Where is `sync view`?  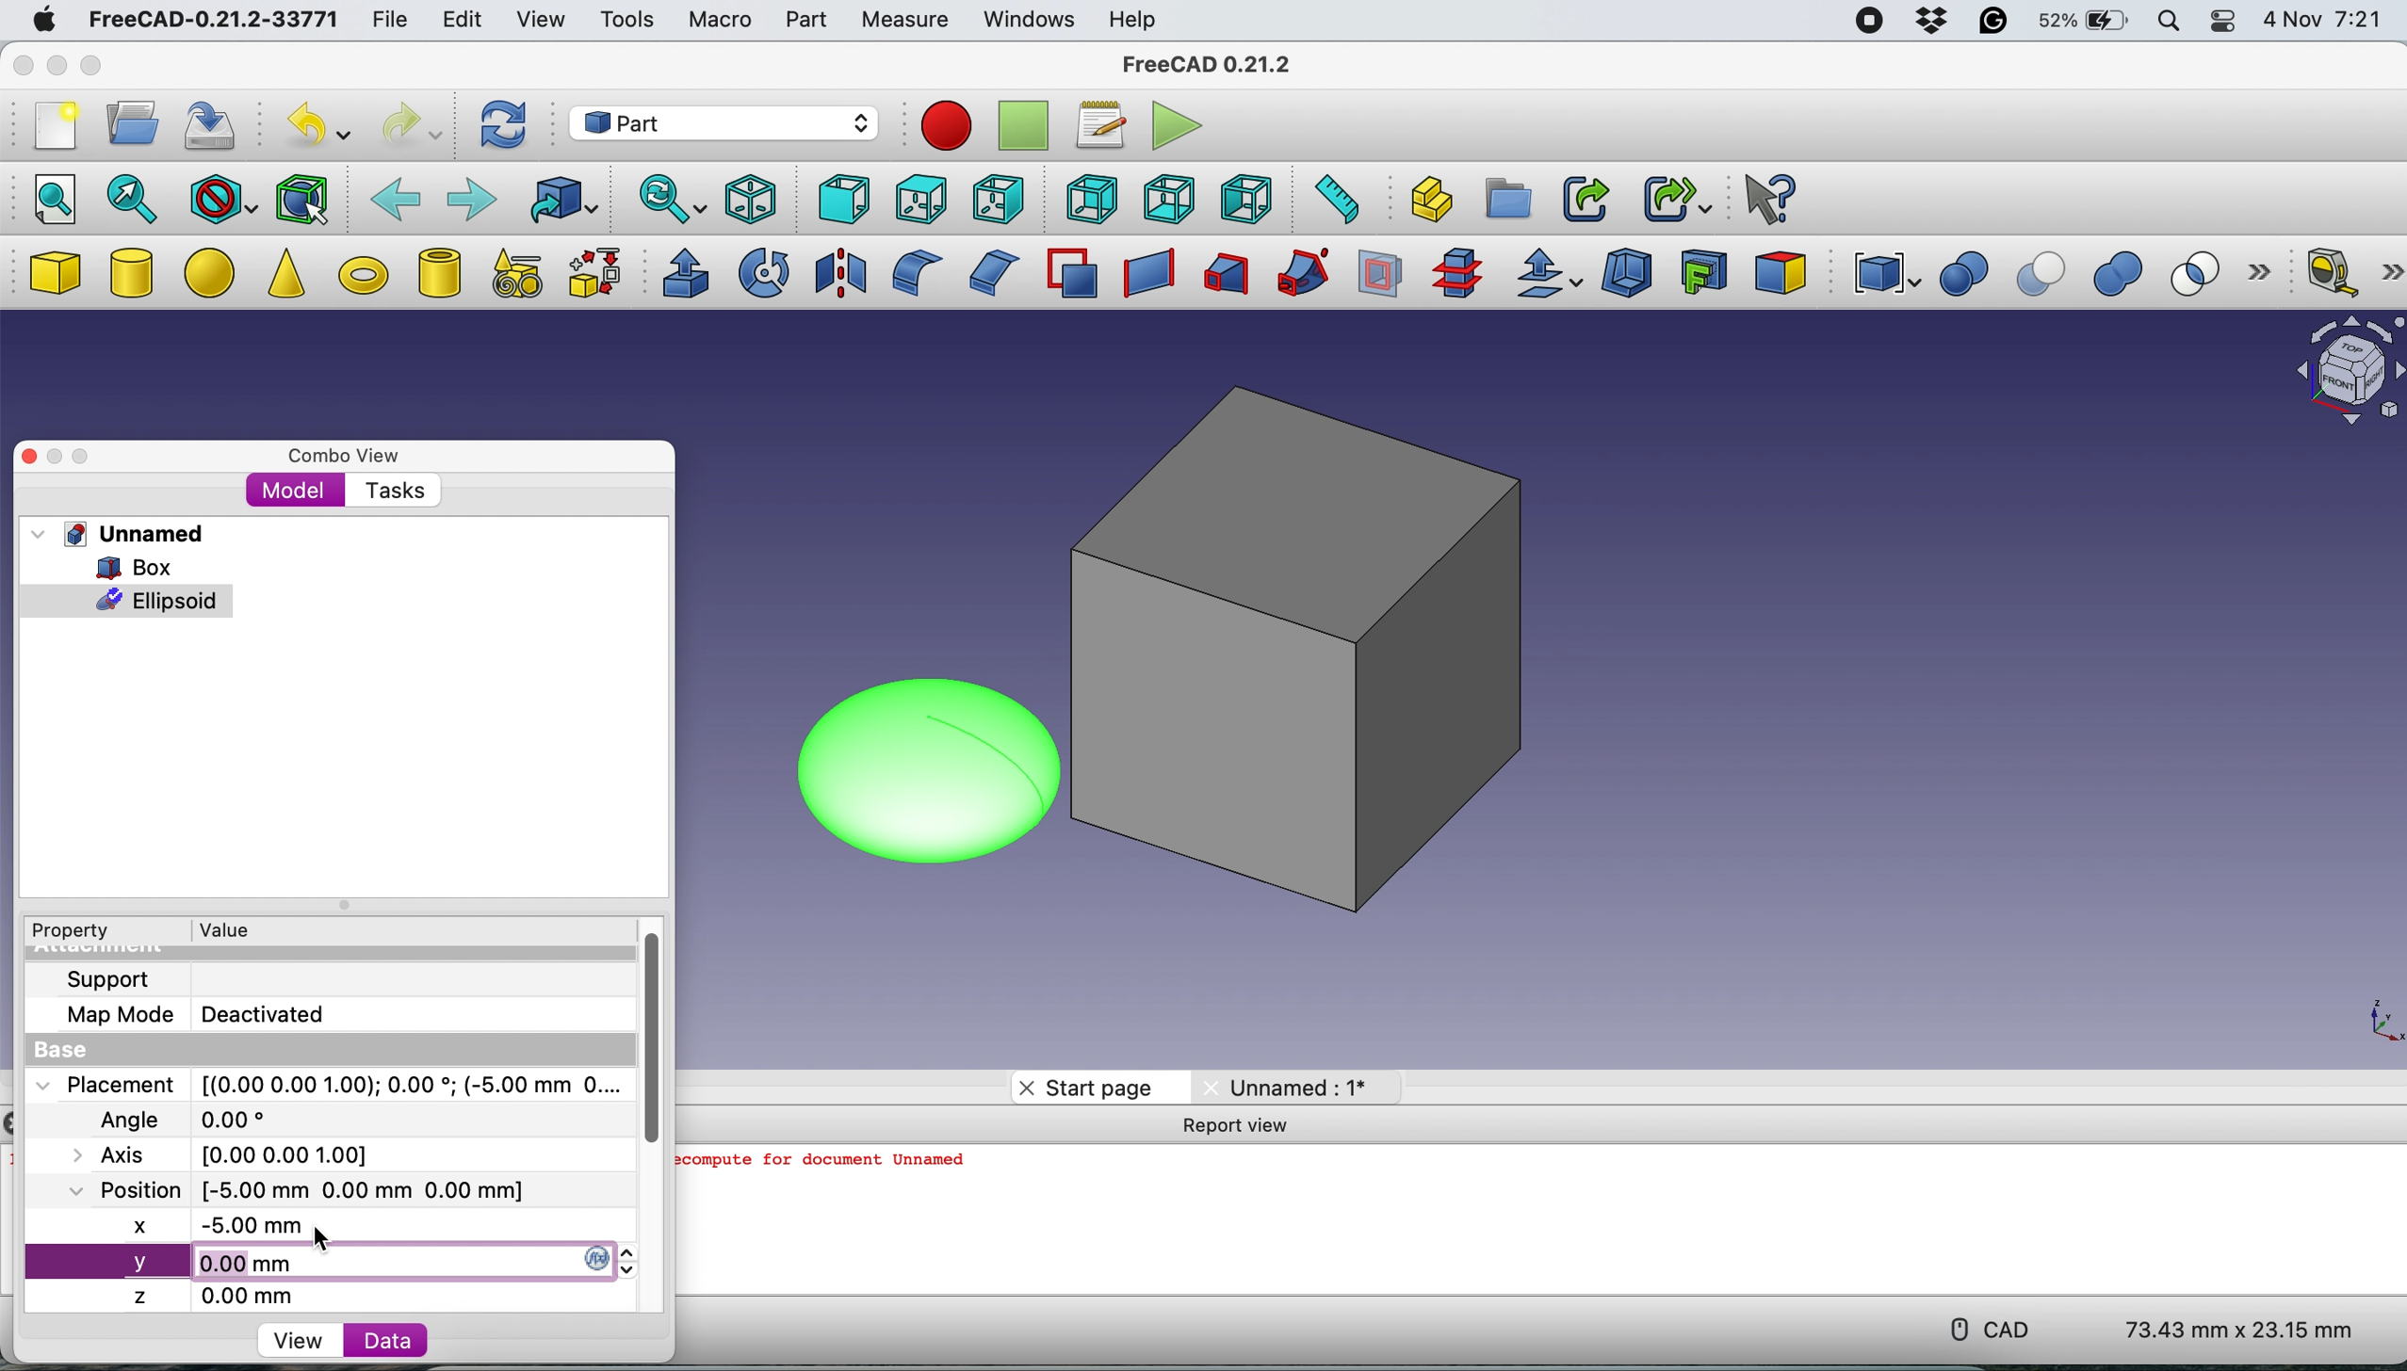 sync view is located at coordinates (668, 202).